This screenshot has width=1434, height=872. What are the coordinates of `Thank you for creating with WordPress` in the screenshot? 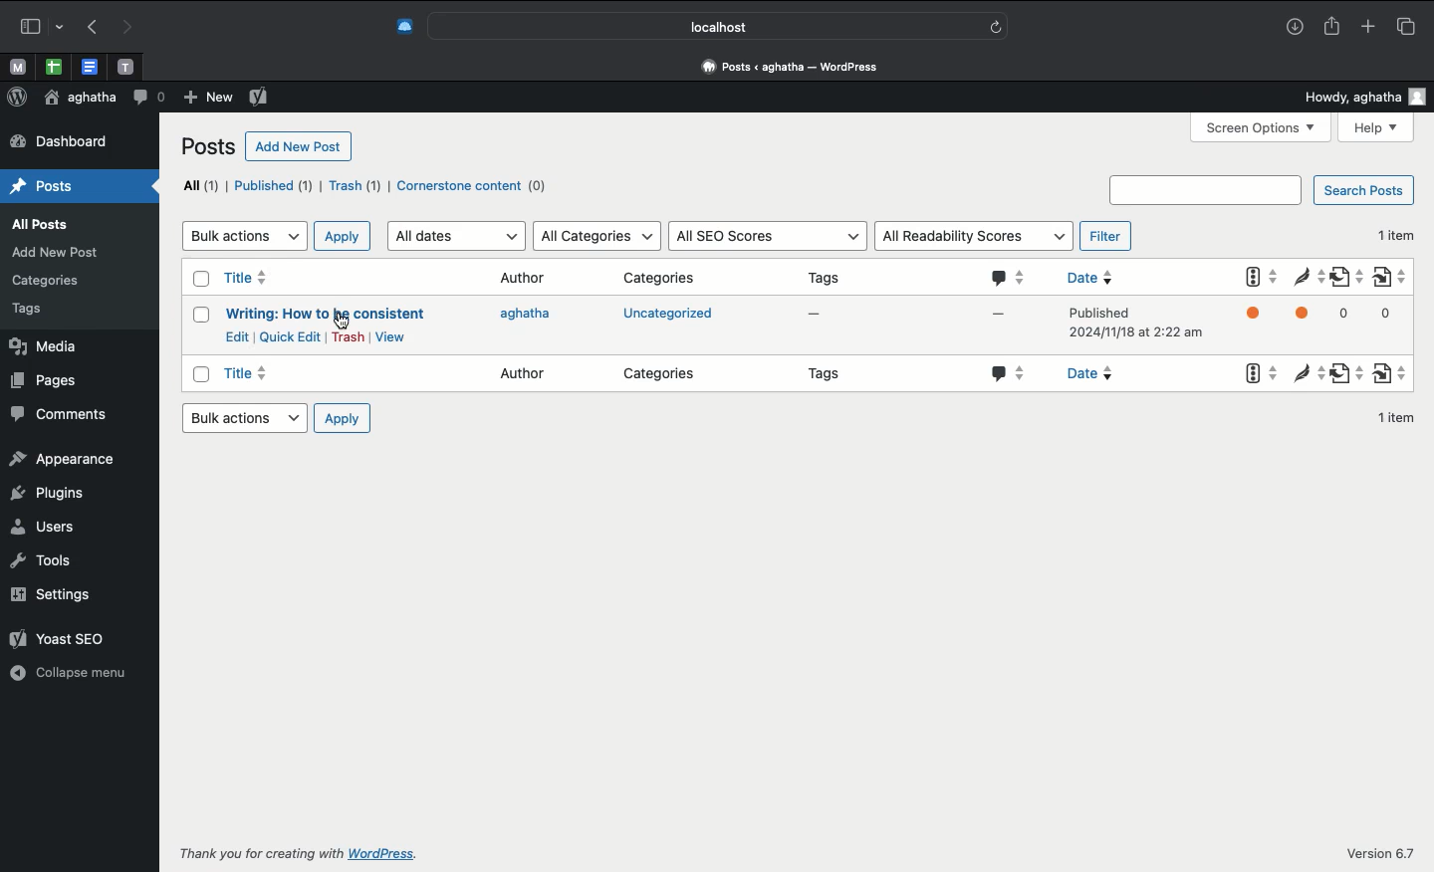 It's located at (302, 854).